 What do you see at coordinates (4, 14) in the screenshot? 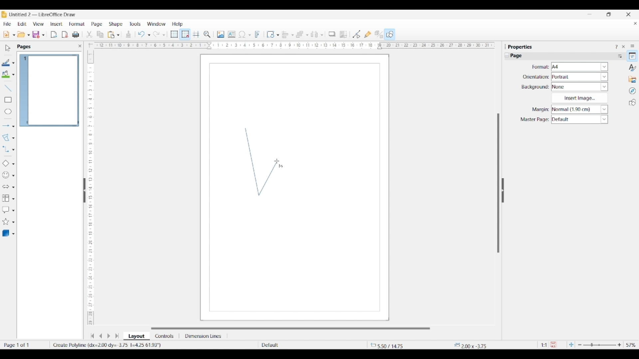
I see `Software logo` at bounding box center [4, 14].